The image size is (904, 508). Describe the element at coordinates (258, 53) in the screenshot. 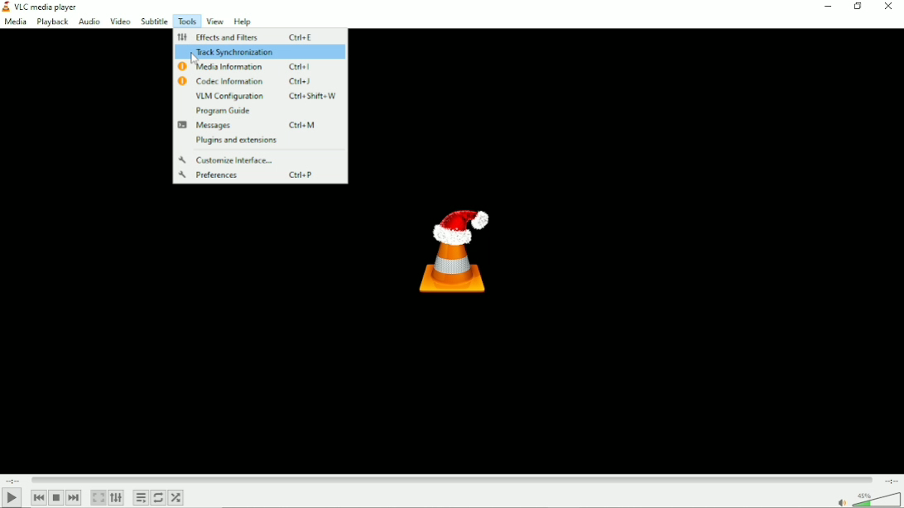

I see `Track synchronization` at that location.